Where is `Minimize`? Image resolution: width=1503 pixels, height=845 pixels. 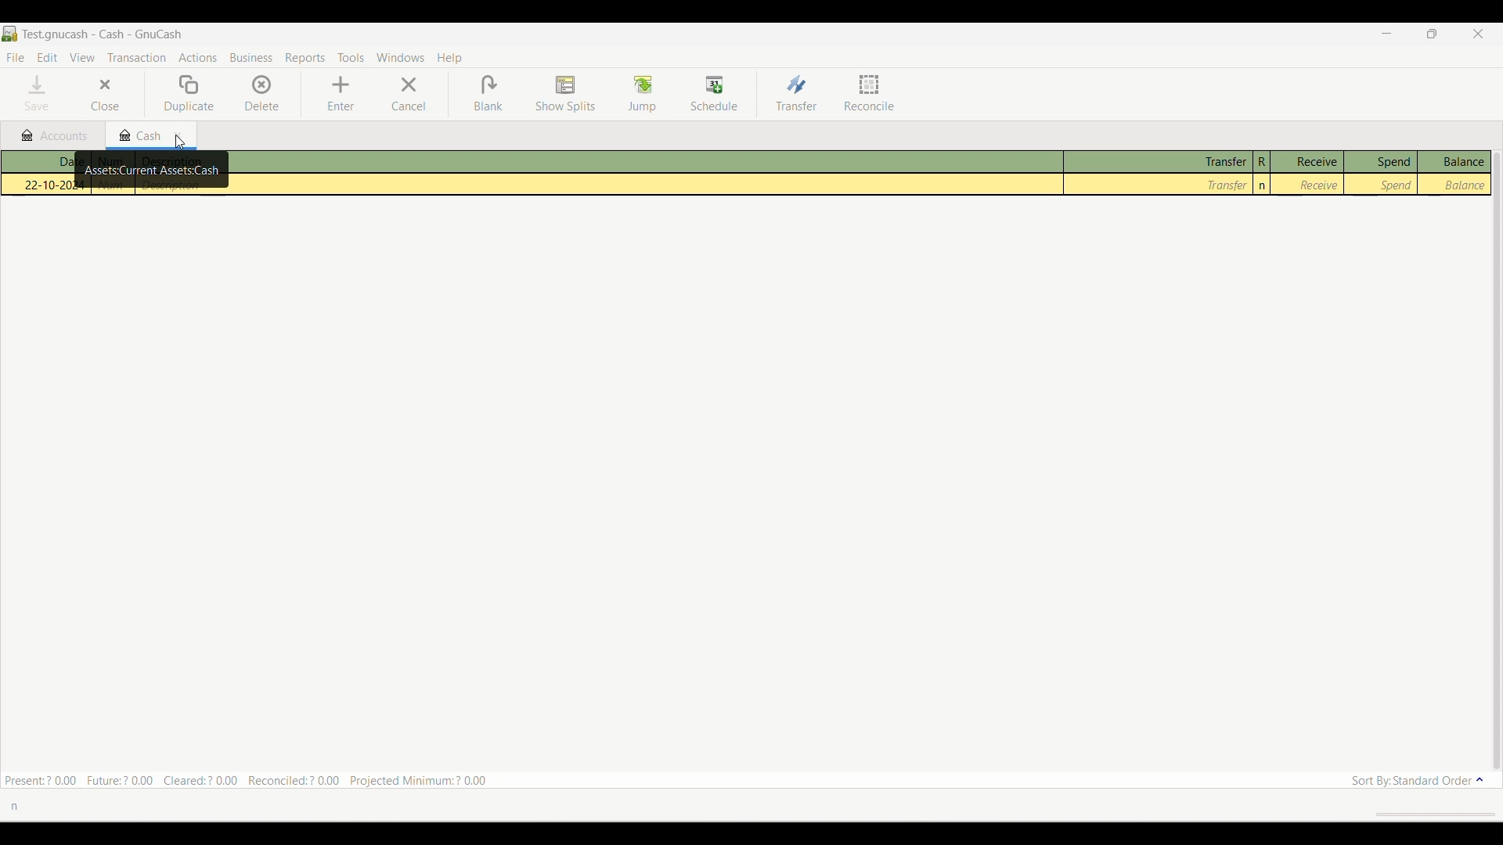 Minimize is located at coordinates (1386, 34).